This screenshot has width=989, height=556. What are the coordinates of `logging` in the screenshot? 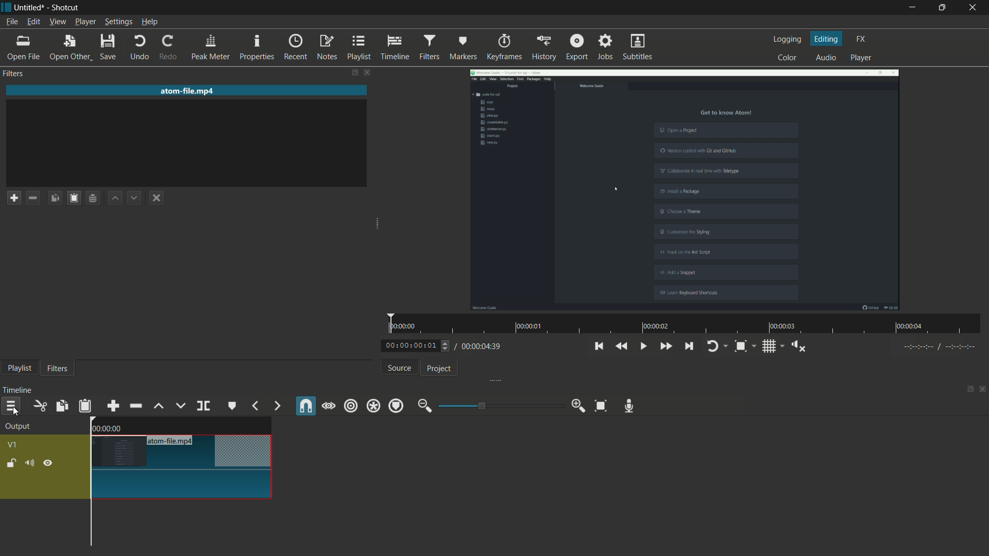 It's located at (789, 39).